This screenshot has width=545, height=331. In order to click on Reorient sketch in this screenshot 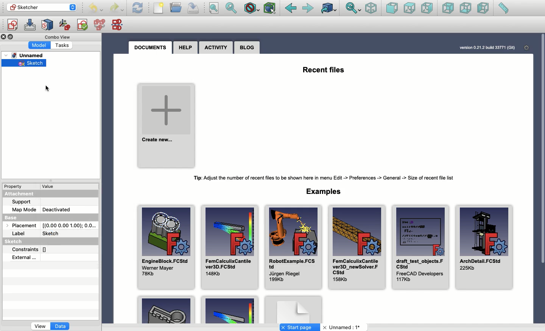, I will do `click(65, 25)`.